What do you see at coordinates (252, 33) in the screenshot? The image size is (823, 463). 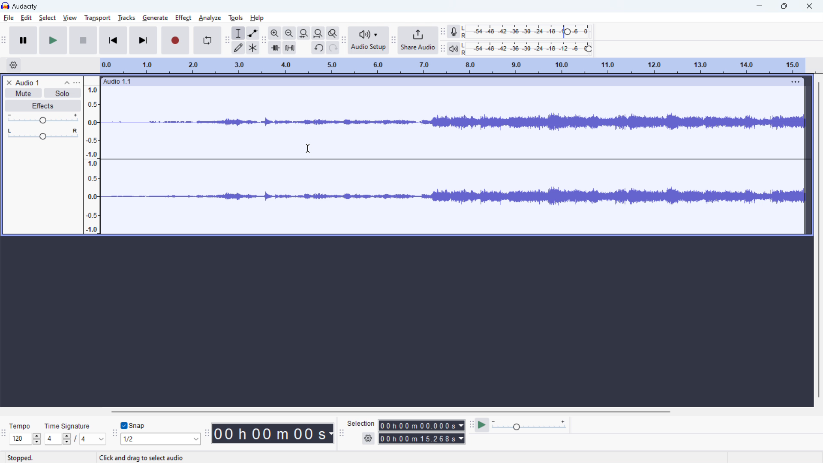 I see `envelop tool` at bounding box center [252, 33].